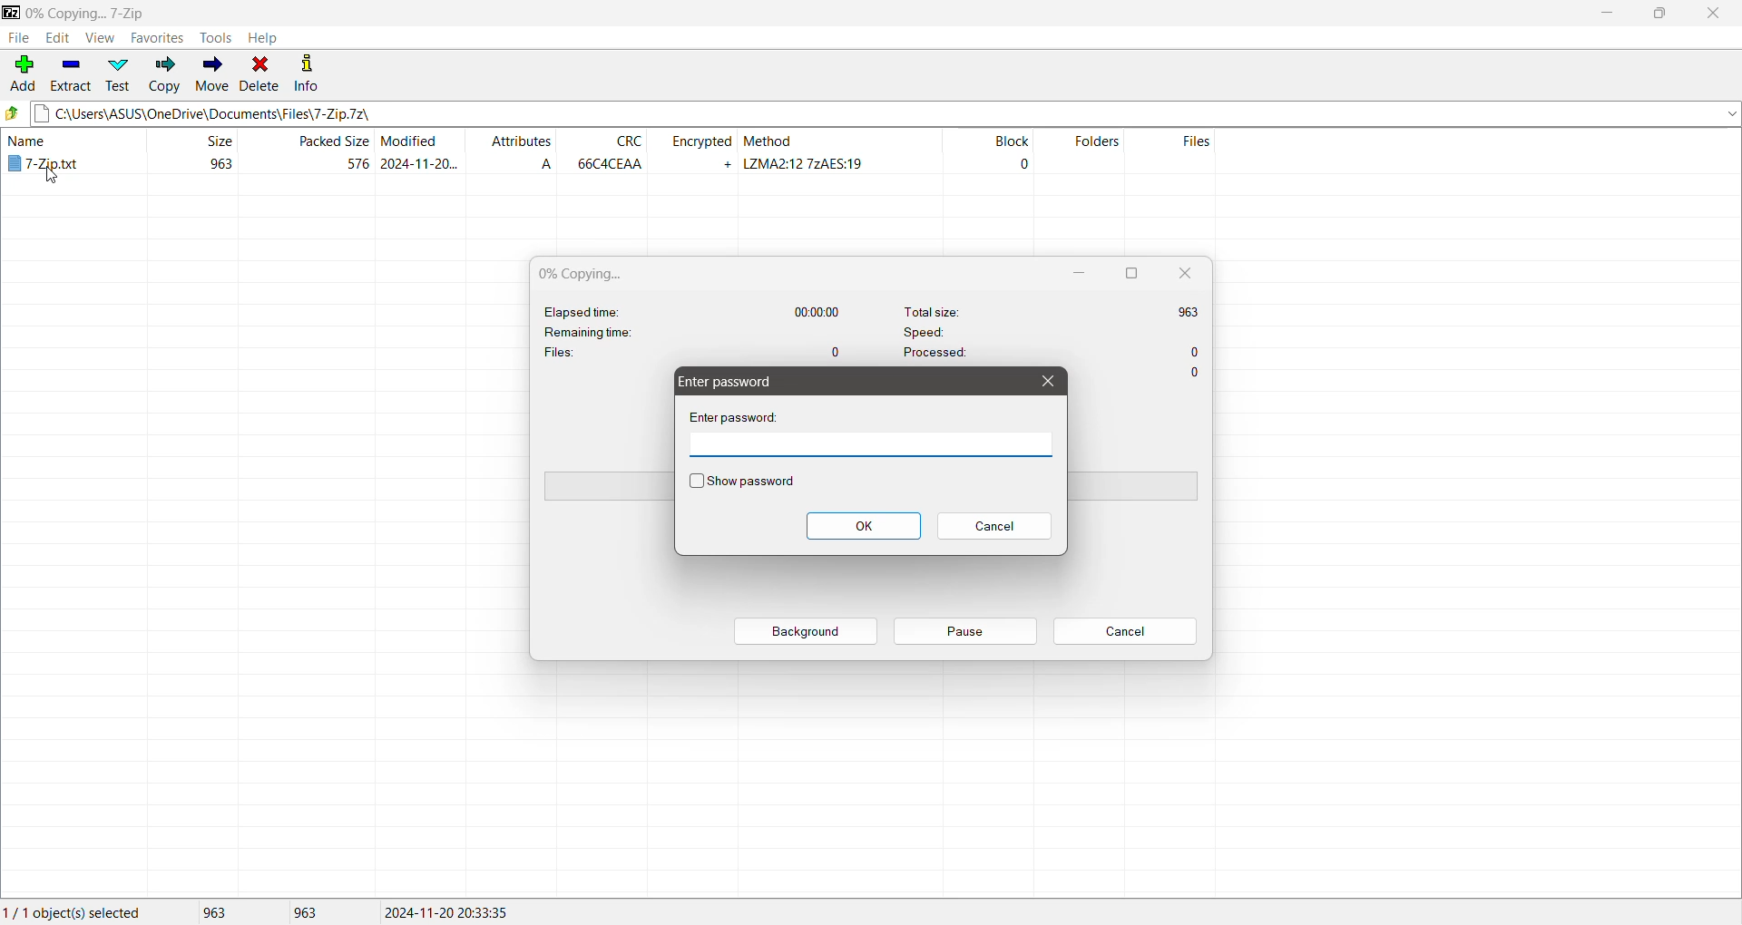 The width and height of the screenshot is (1742, 925). I want to click on Restore Down, so click(1666, 13).